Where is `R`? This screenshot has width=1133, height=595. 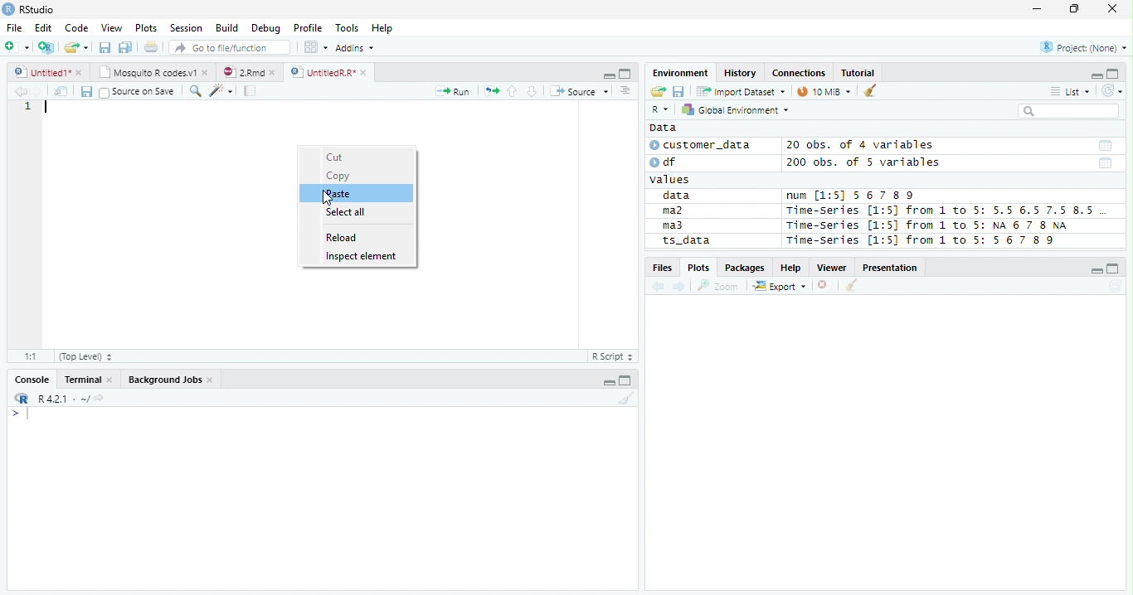 R is located at coordinates (659, 110).